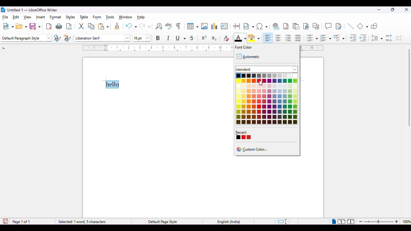 The height and width of the screenshot is (231, 411). Describe the element at coordinates (229, 222) in the screenshot. I see `text language` at that location.